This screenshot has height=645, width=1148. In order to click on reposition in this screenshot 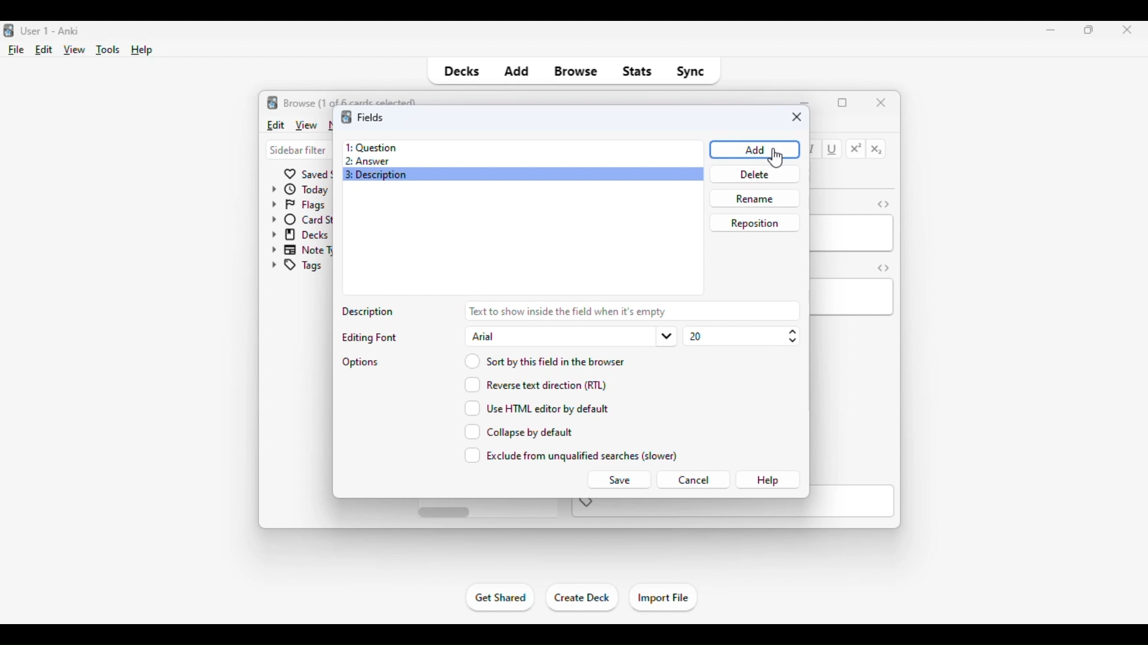, I will do `click(755, 222)`.